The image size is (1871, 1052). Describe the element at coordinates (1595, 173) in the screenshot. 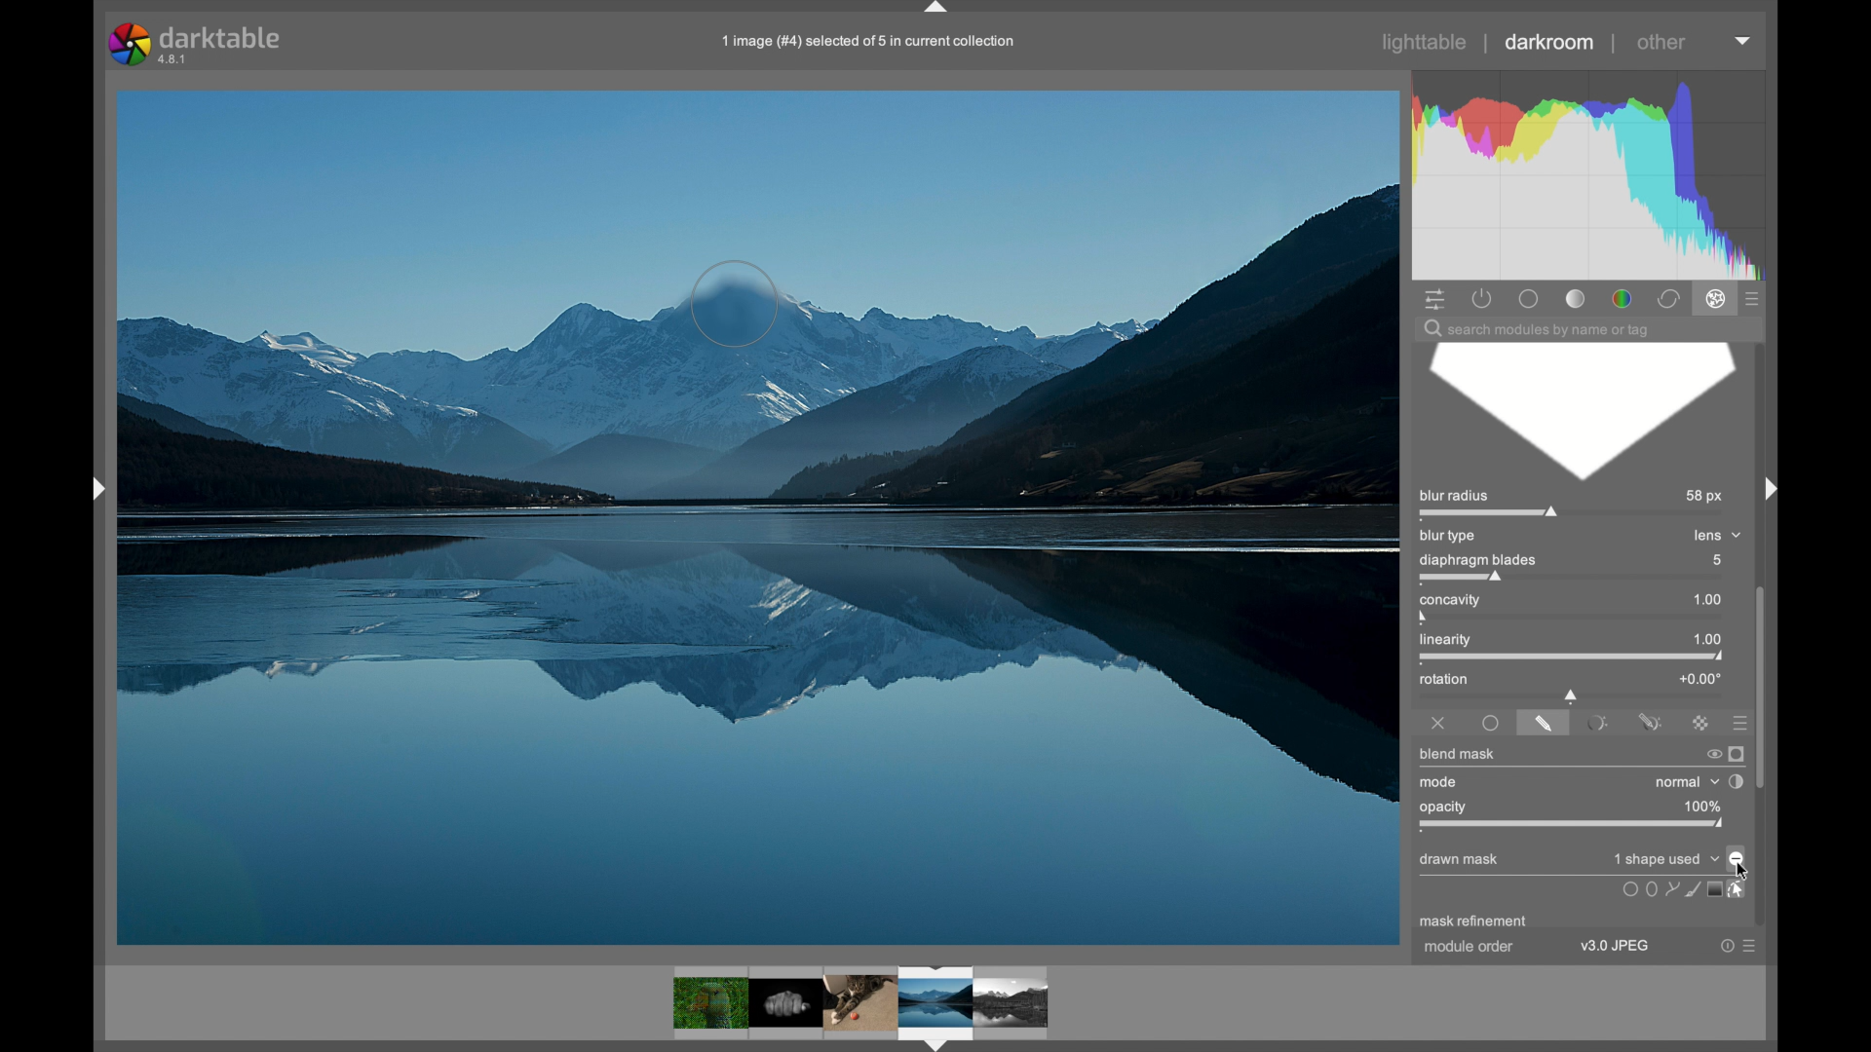

I see `histogram` at that location.